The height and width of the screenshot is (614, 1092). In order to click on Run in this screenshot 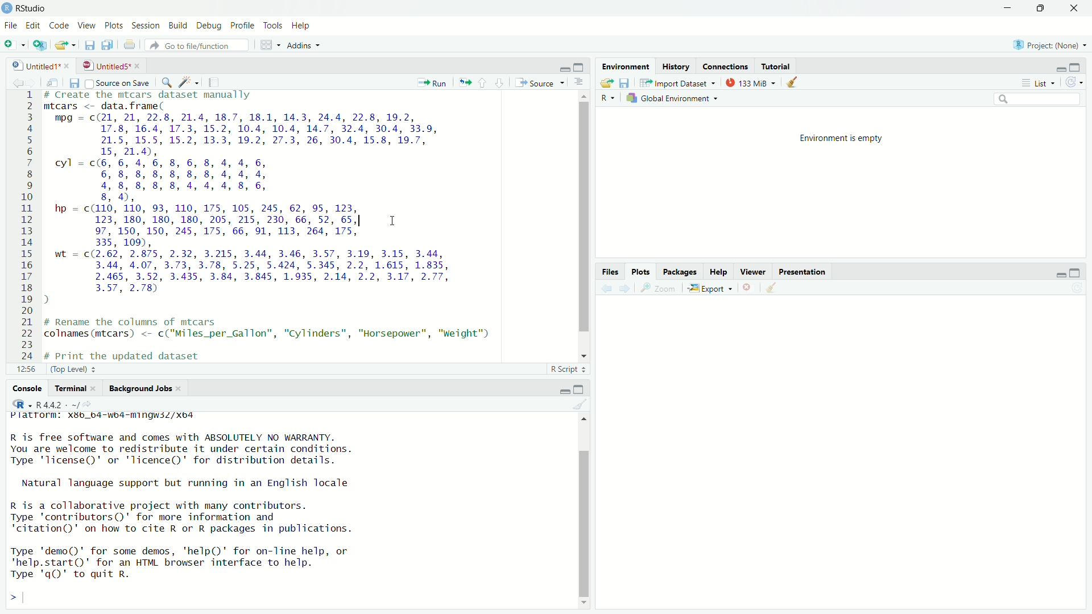, I will do `click(433, 83)`.